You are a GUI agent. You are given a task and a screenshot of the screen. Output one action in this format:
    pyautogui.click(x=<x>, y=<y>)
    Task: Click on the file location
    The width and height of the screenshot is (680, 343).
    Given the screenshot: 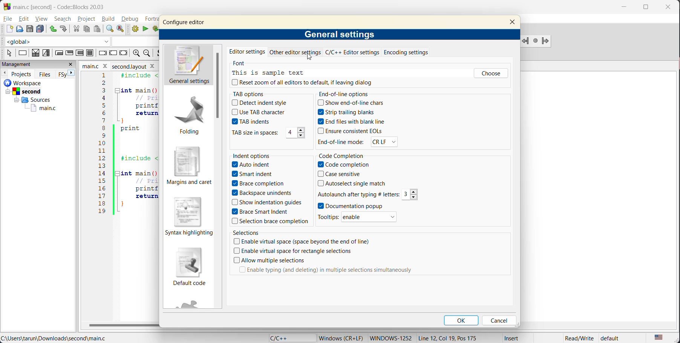 What is the action you would take?
    pyautogui.click(x=55, y=338)
    